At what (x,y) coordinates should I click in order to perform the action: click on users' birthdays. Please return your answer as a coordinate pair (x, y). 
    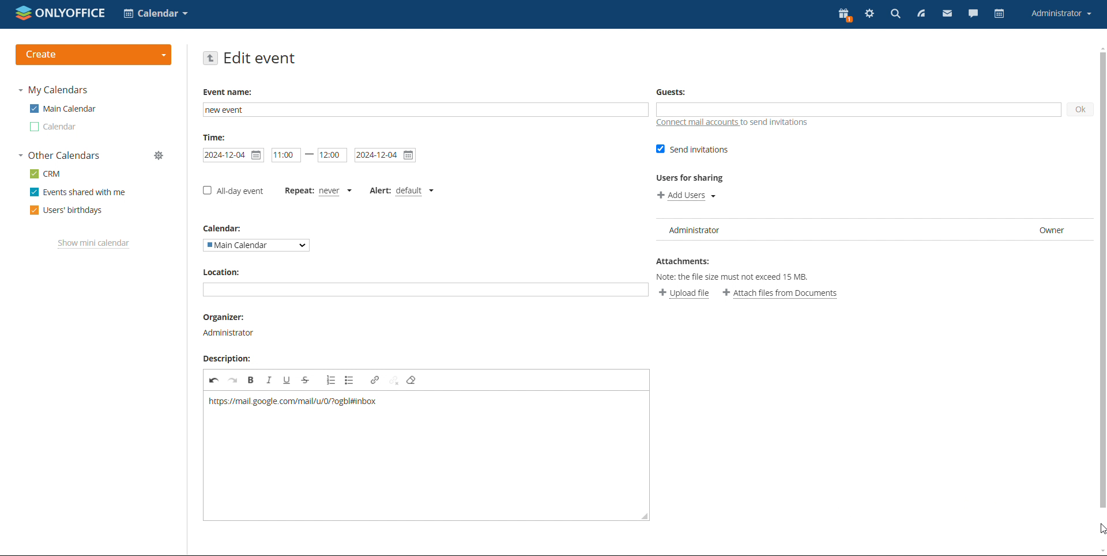
    Looking at the image, I should click on (65, 210).